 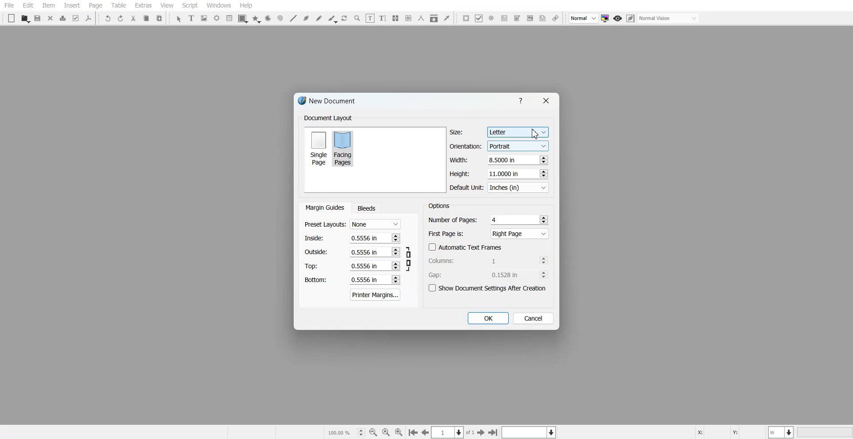 What do you see at coordinates (204, 18) in the screenshot?
I see `Image Frame` at bounding box center [204, 18].